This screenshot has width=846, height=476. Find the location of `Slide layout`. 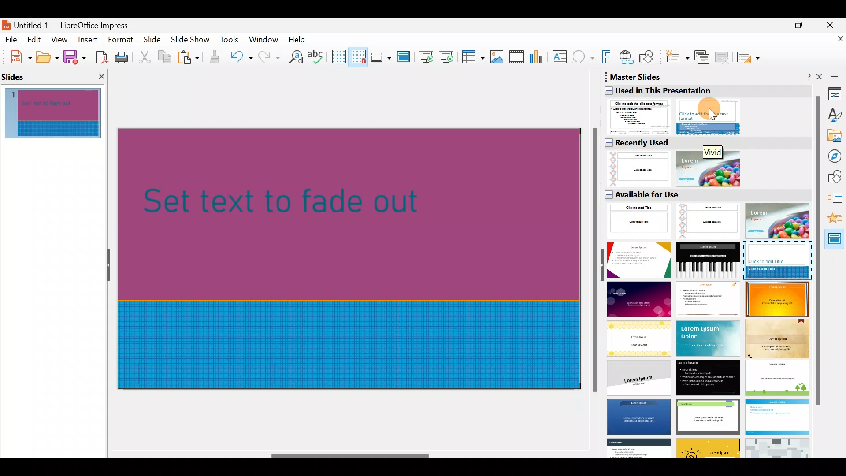

Slide layout is located at coordinates (749, 57).